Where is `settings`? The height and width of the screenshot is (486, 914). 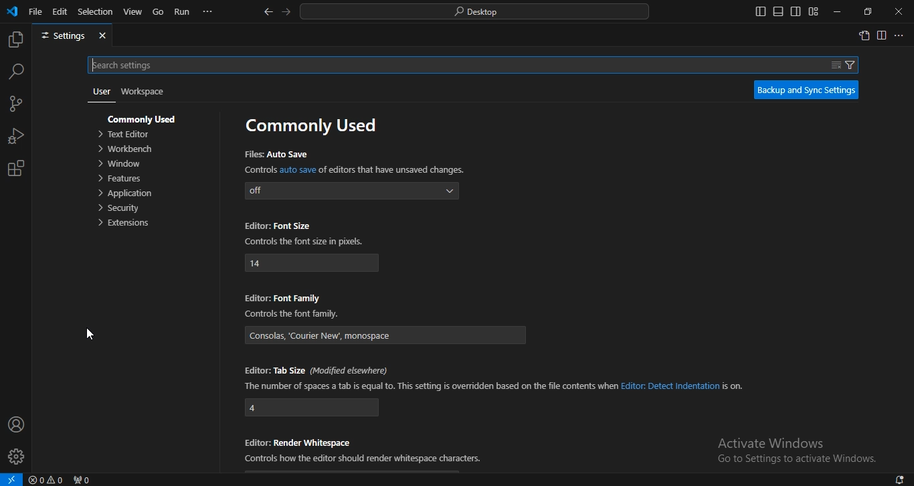 settings is located at coordinates (15, 457).